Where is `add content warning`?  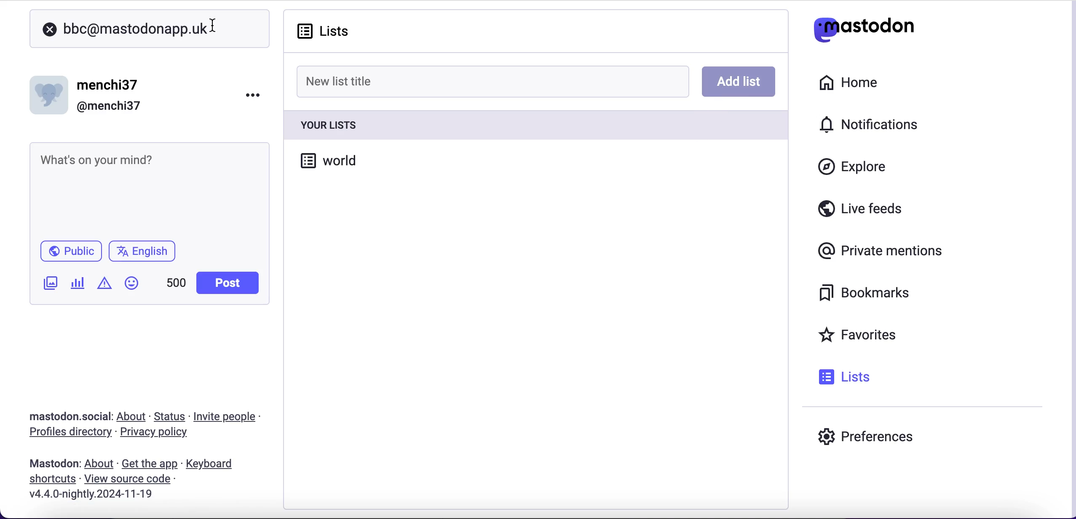 add content warning is located at coordinates (106, 284).